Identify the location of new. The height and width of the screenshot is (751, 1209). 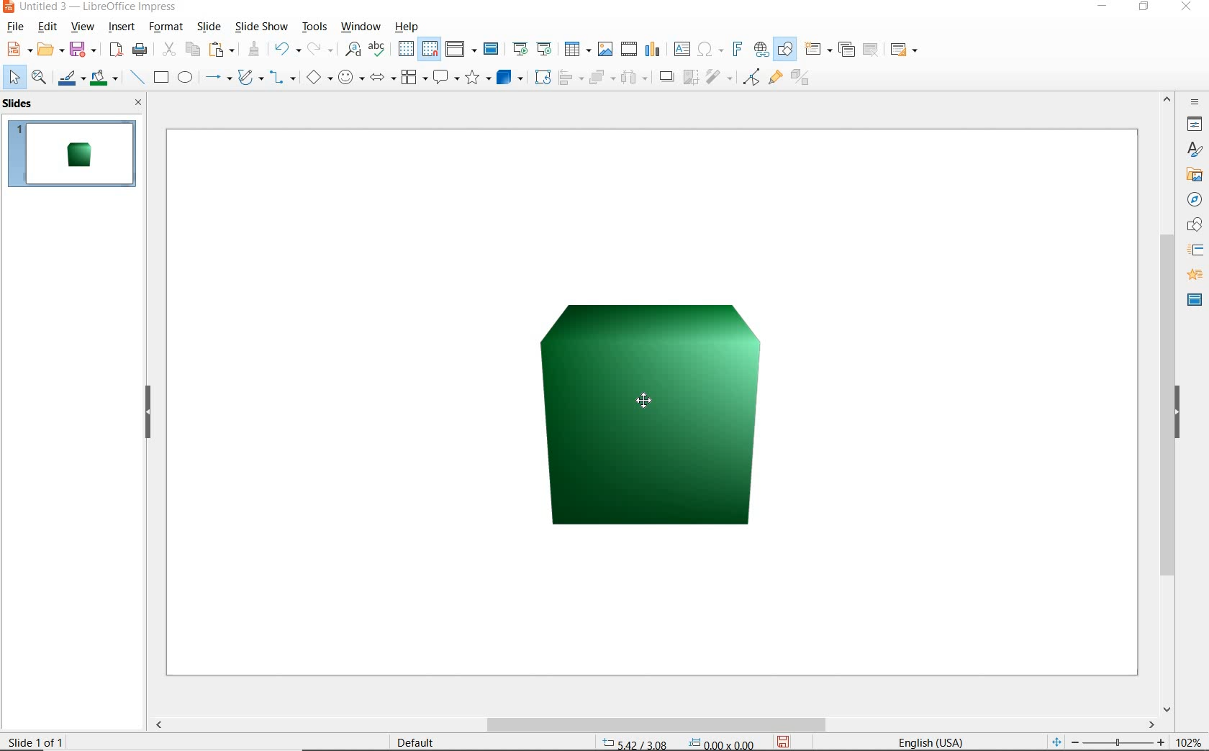
(18, 50).